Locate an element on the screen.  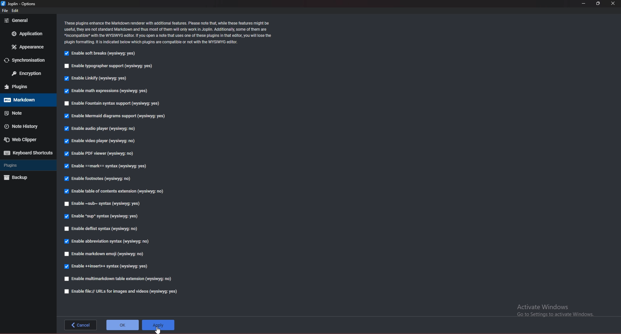
enable fountain syntax support is located at coordinates (110, 103).